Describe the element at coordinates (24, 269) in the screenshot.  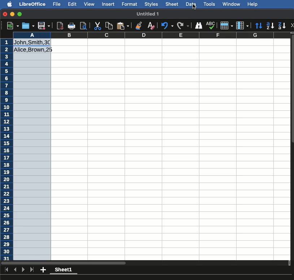
I see `Next sheet` at that location.